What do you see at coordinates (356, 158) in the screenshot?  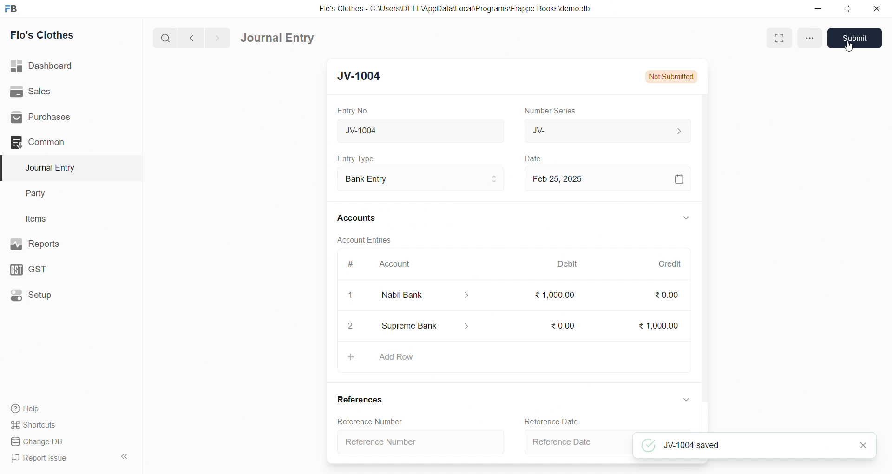 I see `Entry Type` at bounding box center [356, 158].